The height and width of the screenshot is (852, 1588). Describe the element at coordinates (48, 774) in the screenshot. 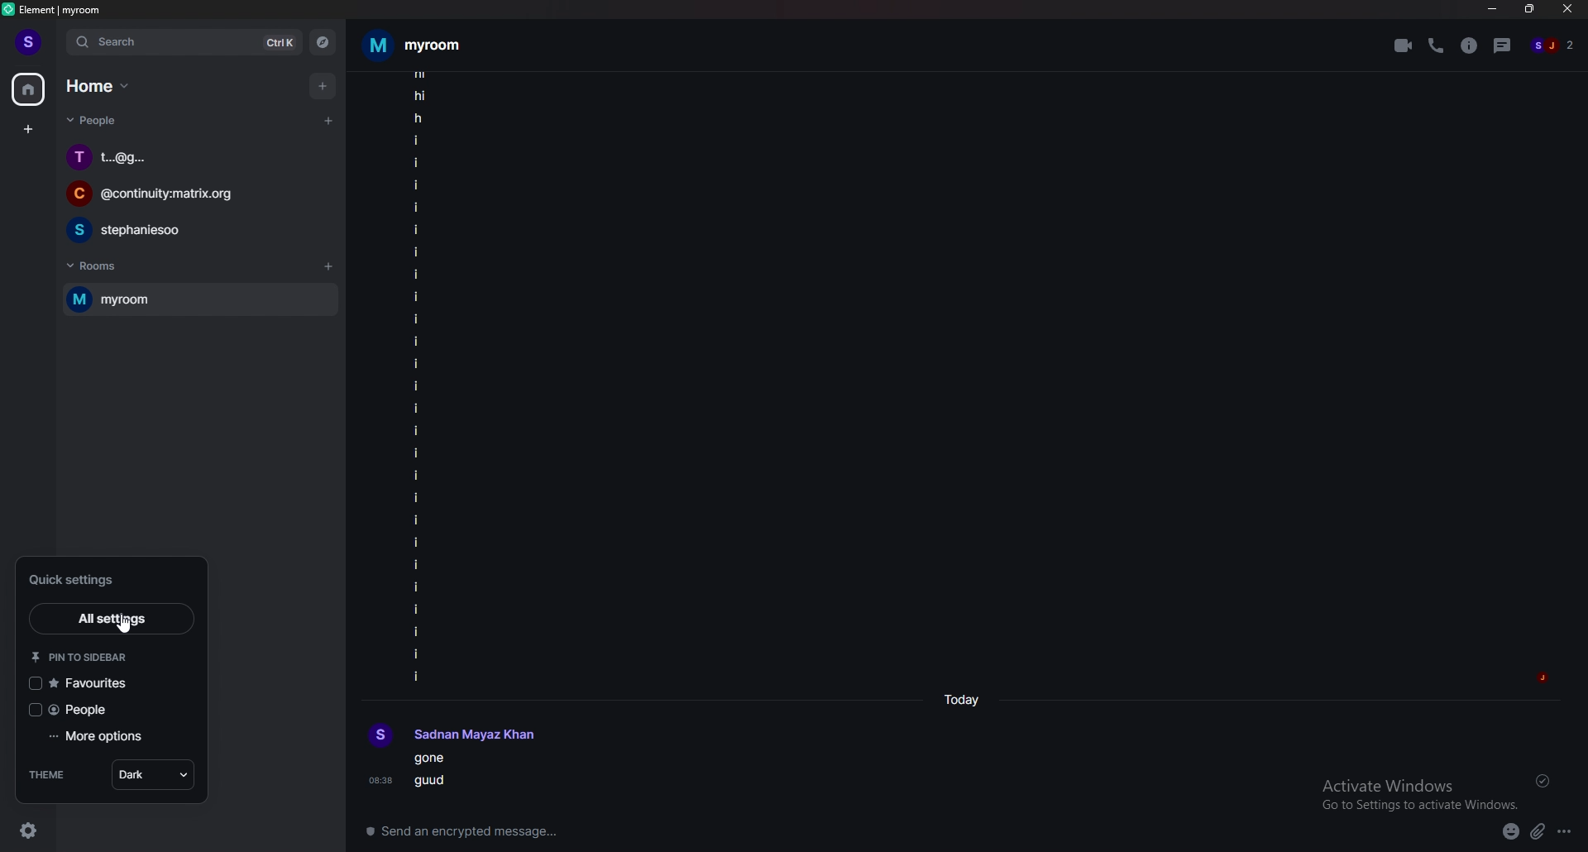

I see `theme` at that location.